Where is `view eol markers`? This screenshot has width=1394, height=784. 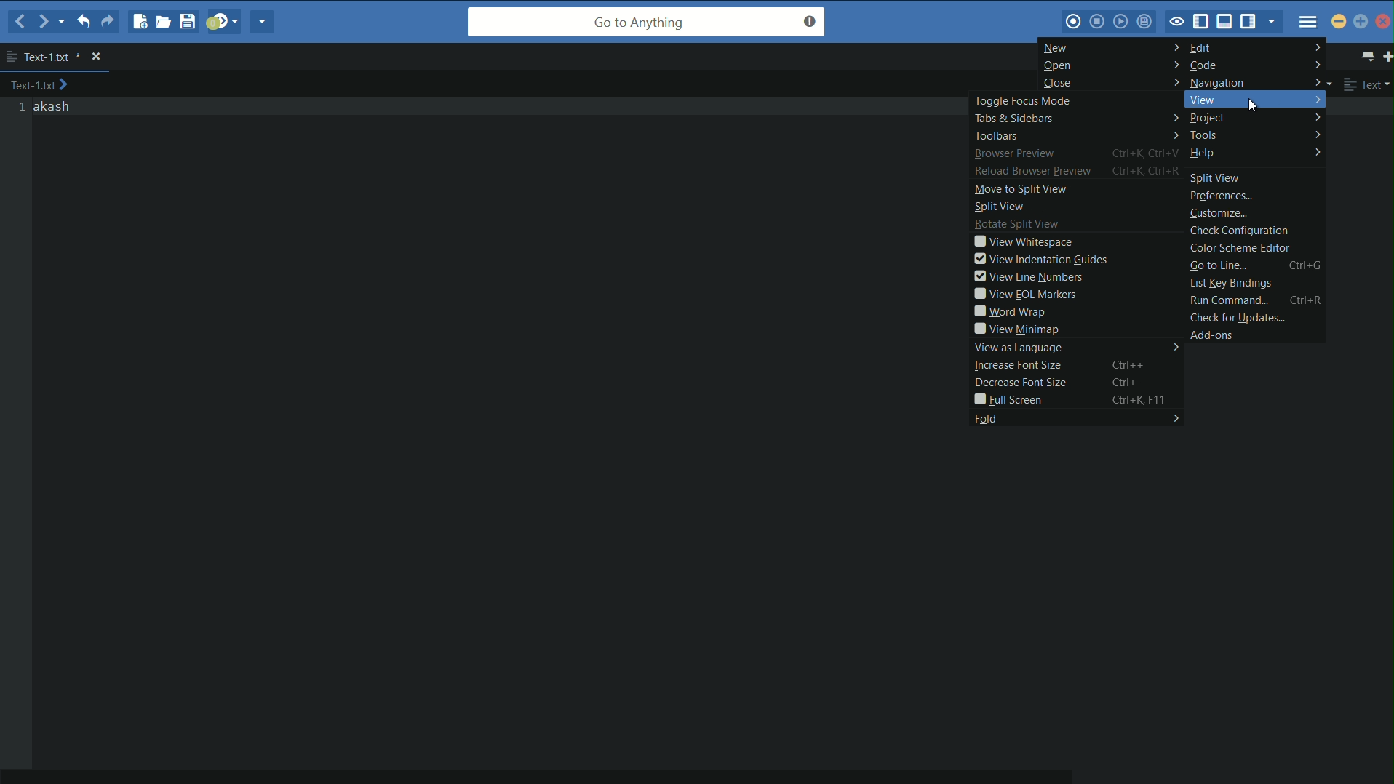 view eol markers is located at coordinates (1078, 295).